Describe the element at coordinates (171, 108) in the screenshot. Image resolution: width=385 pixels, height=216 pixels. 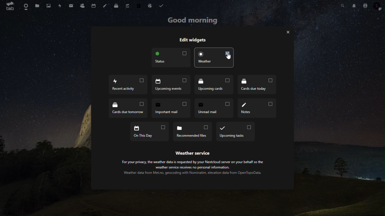
I see `important mail` at that location.